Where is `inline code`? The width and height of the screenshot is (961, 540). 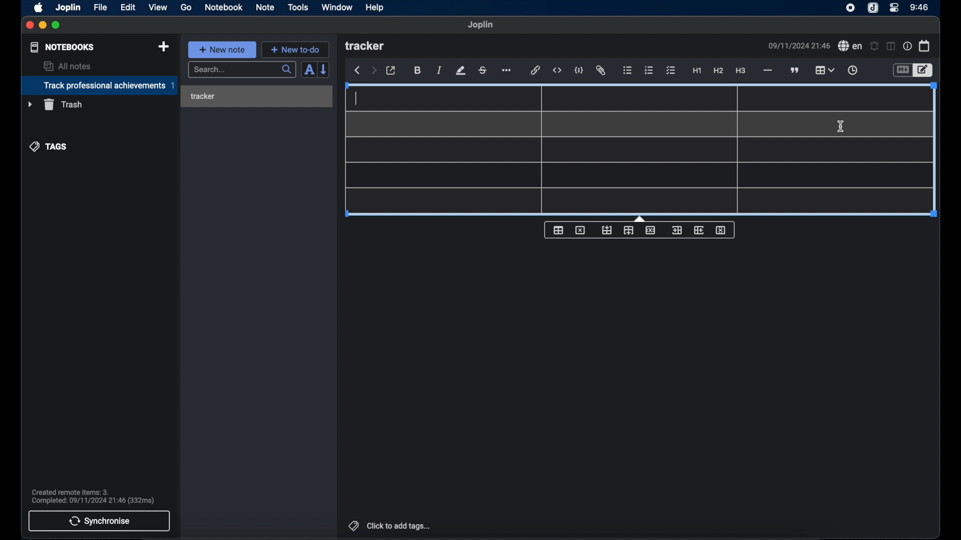
inline code is located at coordinates (557, 70).